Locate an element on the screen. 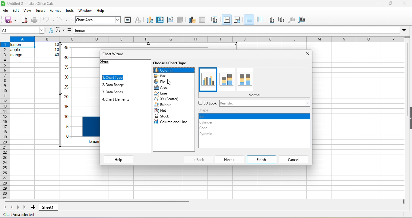 This screenshot has height=218, width=412. sheet 1 is located at coordinates (51, 208).